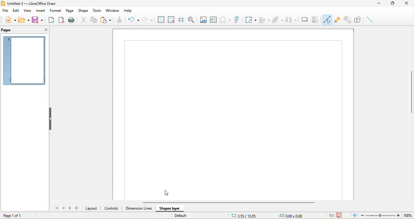  What do you see at coordinates (172, 208) in the screenshot?
I see `added  name shapes layer` at bounding box center [172, 208].